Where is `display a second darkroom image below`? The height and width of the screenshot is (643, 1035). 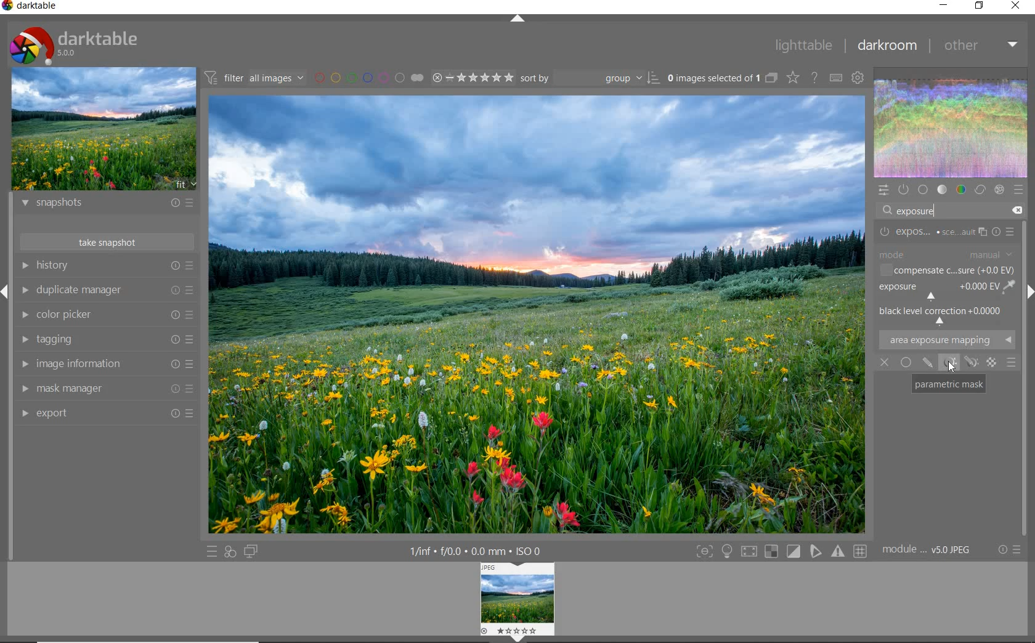
display a second darkroom image below is located at coordinates (253, 551).